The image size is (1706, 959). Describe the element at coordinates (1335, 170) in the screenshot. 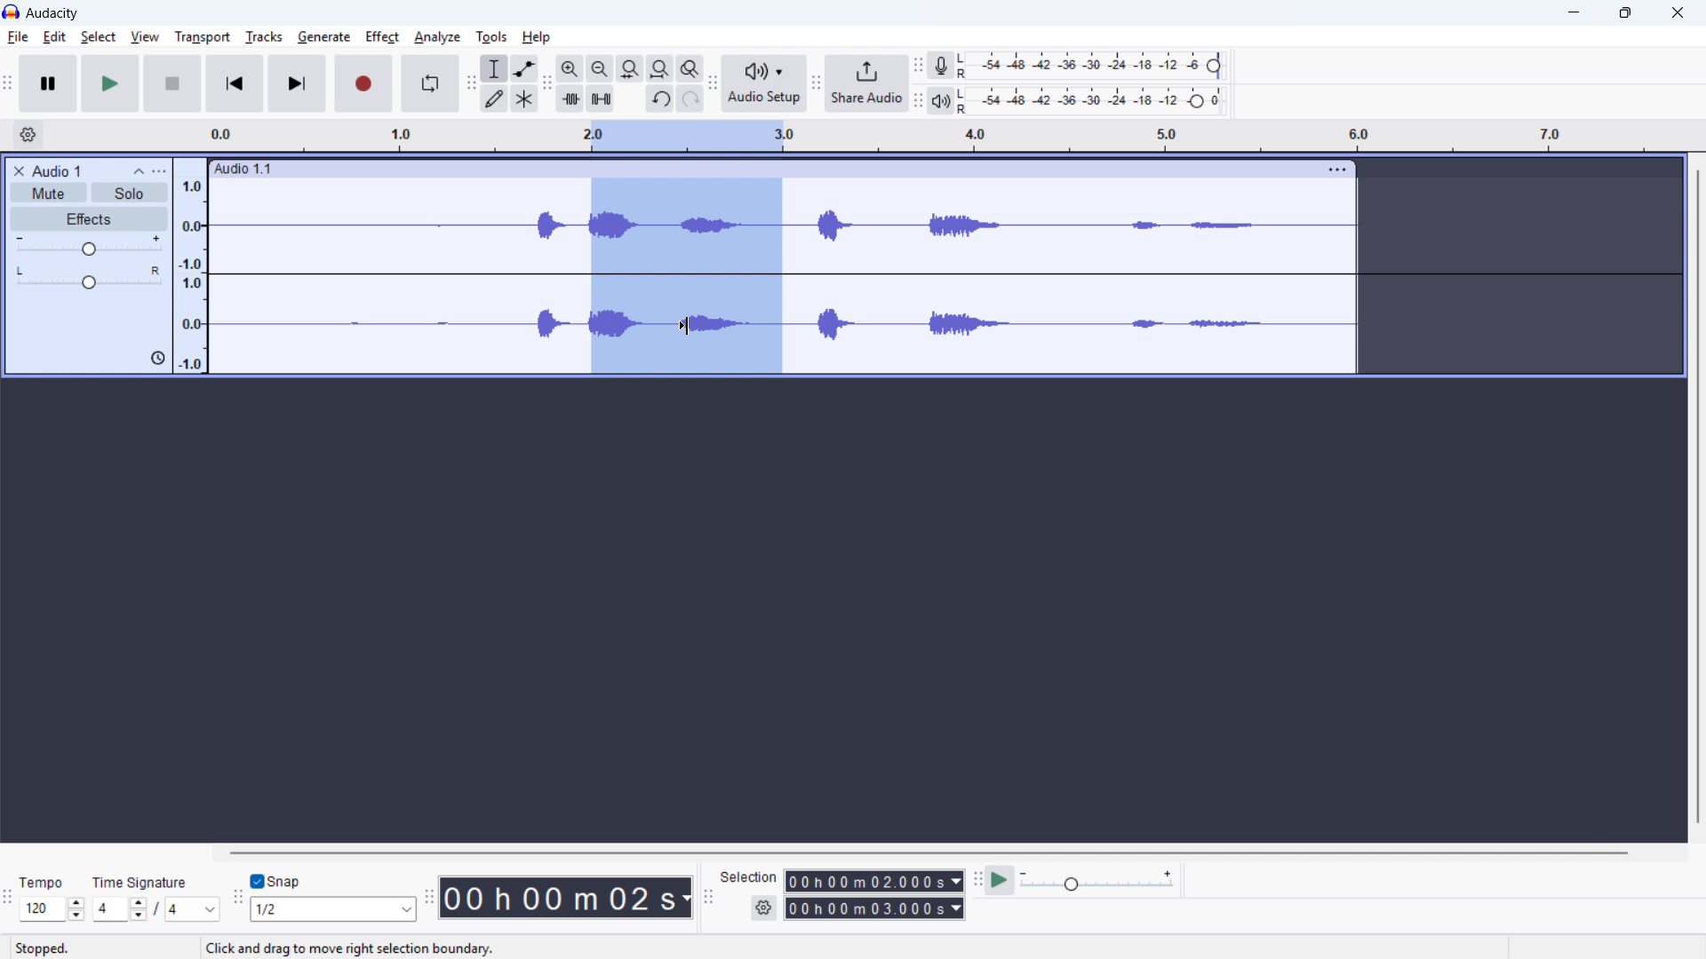

I see `Track options` at that location.